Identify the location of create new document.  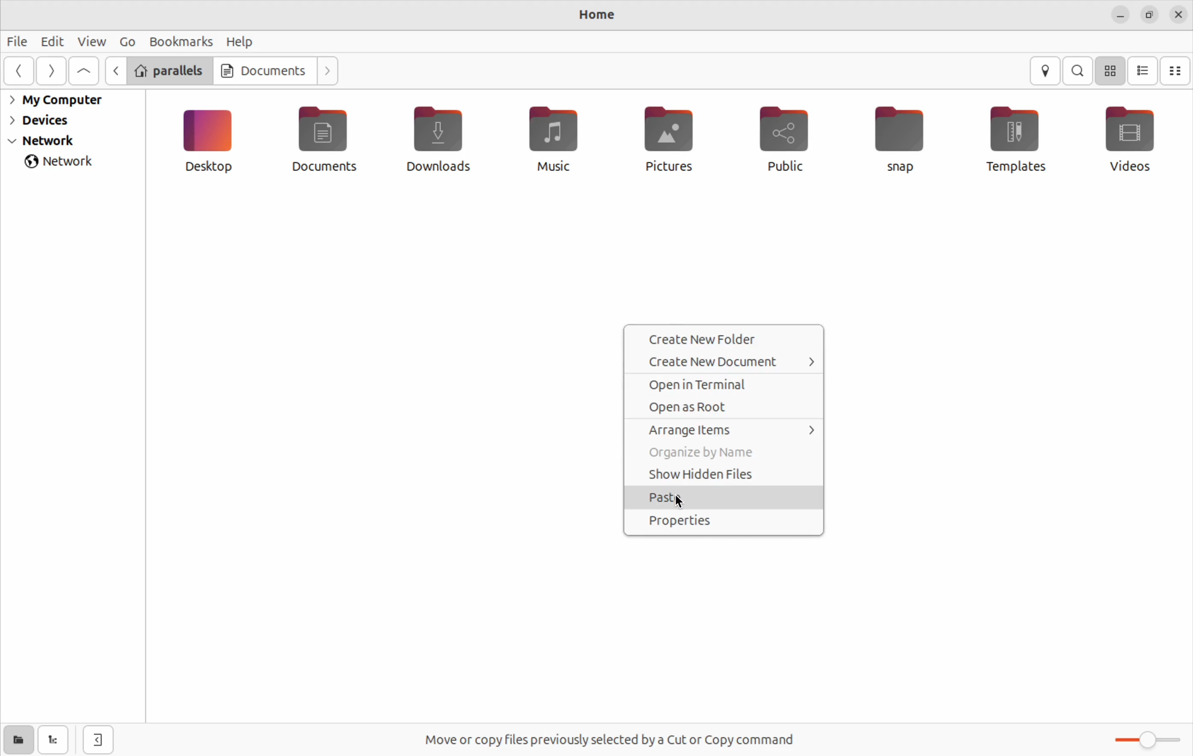
(731, 362).